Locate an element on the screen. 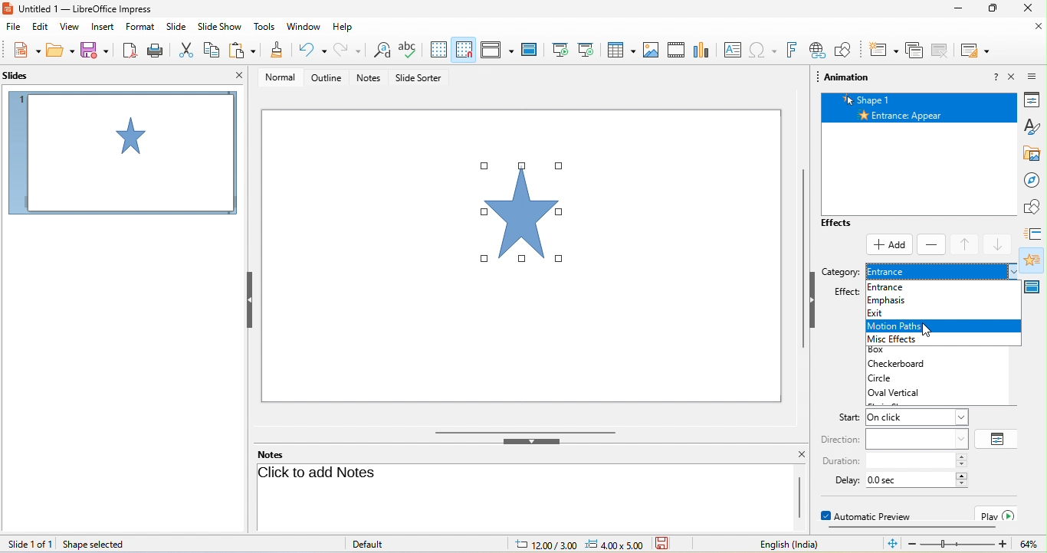 The width and height of the screenshot is (1047, 553). input start instruction is located at coordinates (916, 417).